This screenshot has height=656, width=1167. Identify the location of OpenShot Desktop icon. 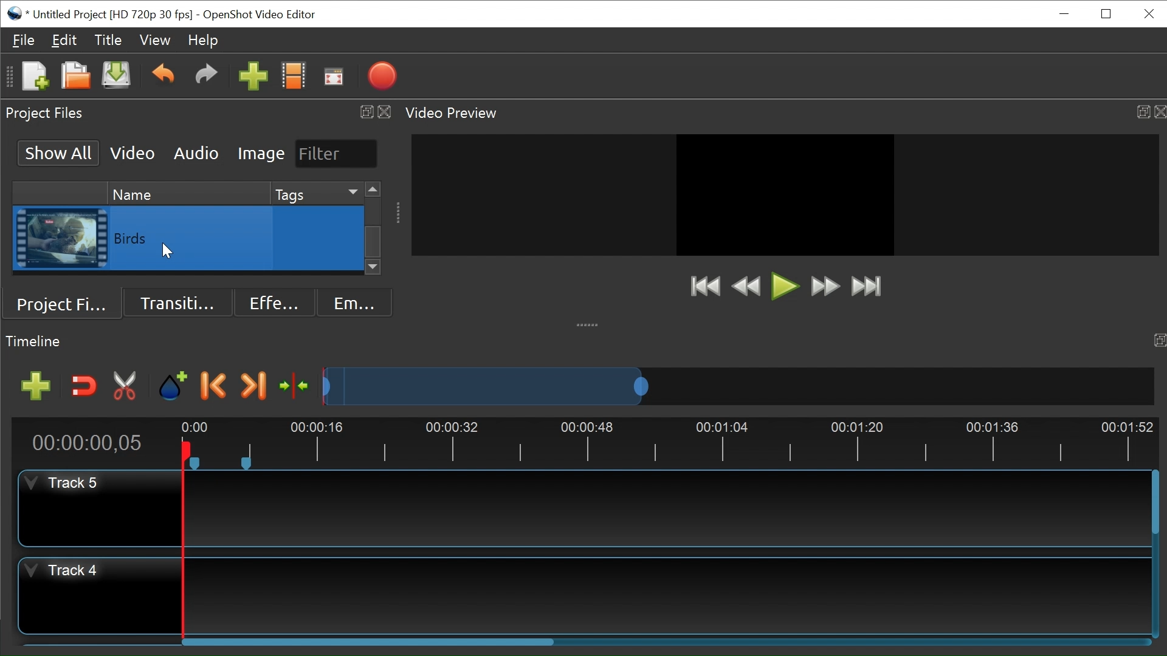
(15, 12).